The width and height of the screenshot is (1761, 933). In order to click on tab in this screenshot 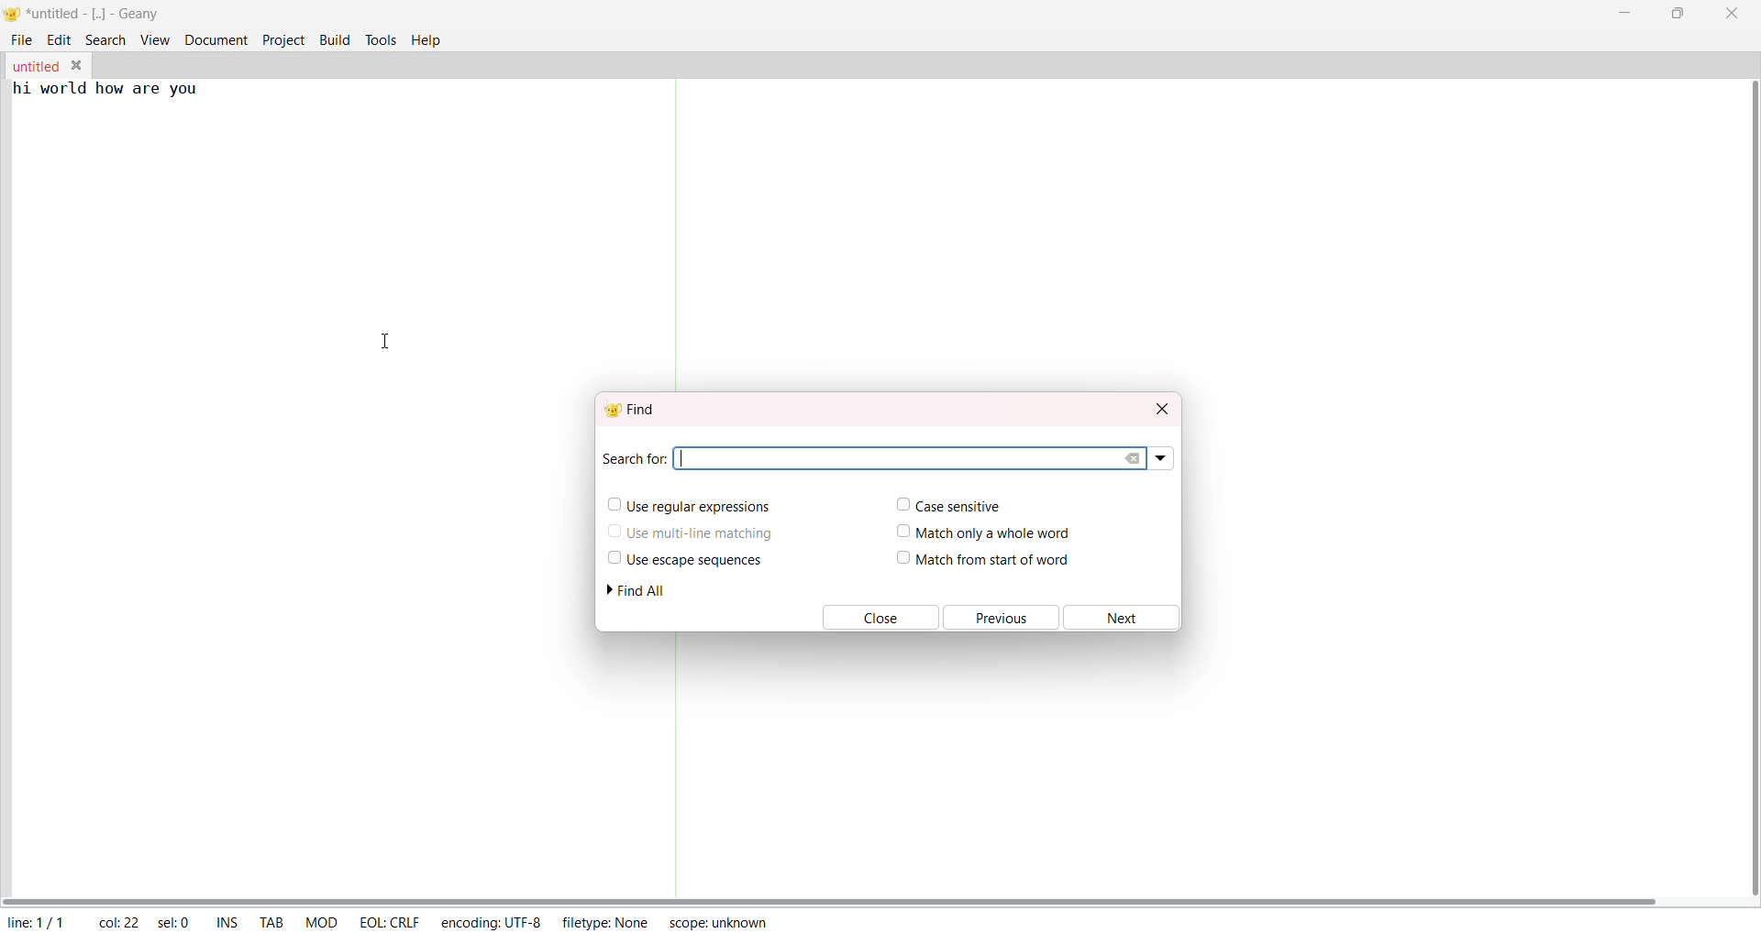, I will do `click(272, 920)`.